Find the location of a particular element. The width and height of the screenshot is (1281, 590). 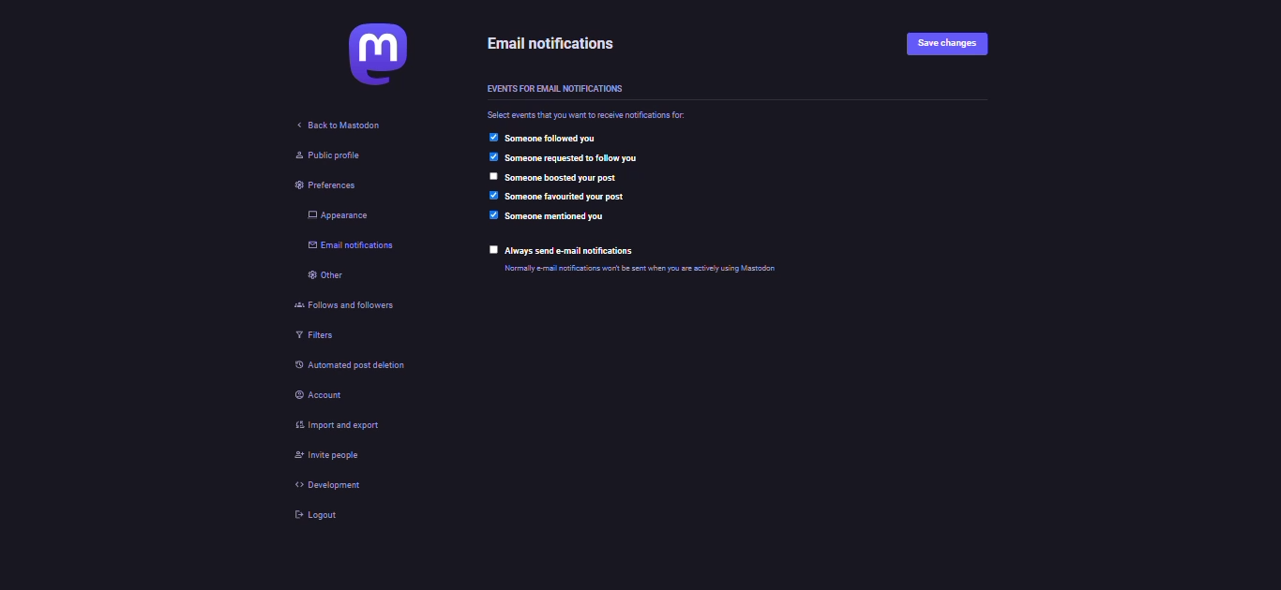

enabled is located at coordinates (494, 196).